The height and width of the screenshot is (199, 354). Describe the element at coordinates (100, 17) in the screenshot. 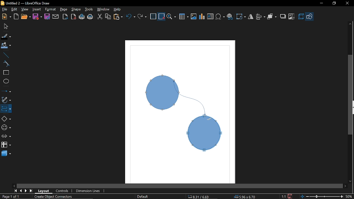

I see `CUt ` at that location.